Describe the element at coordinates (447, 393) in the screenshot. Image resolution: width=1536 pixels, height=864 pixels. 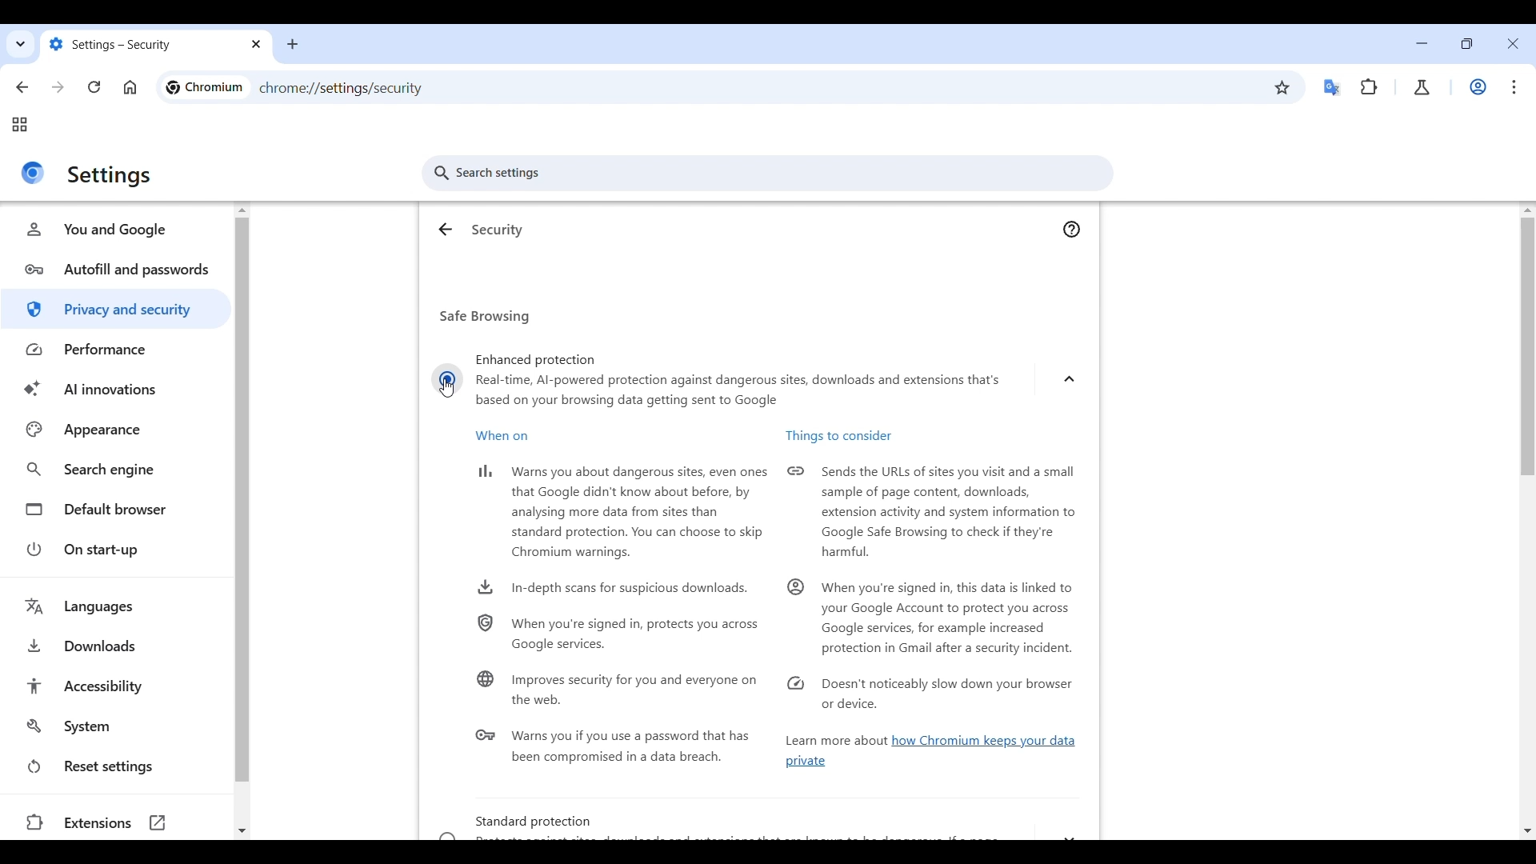
I see `cursor` at that location.